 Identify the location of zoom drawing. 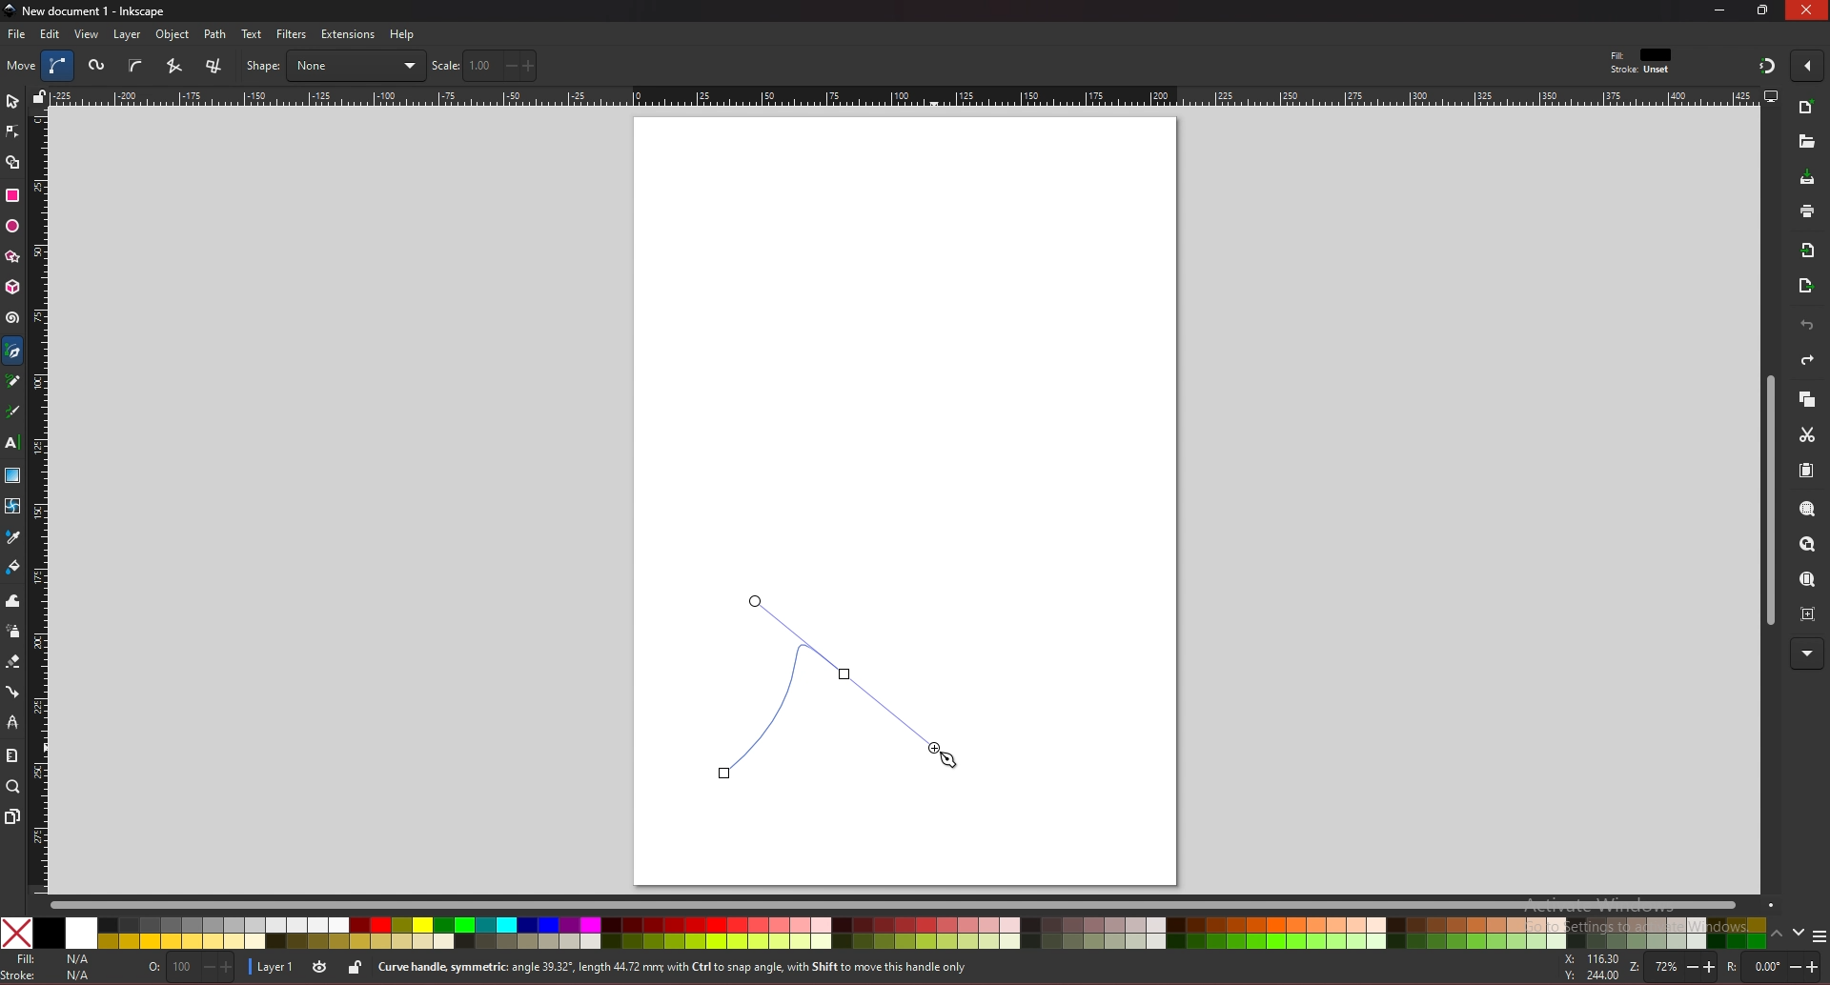
(1806, 545).